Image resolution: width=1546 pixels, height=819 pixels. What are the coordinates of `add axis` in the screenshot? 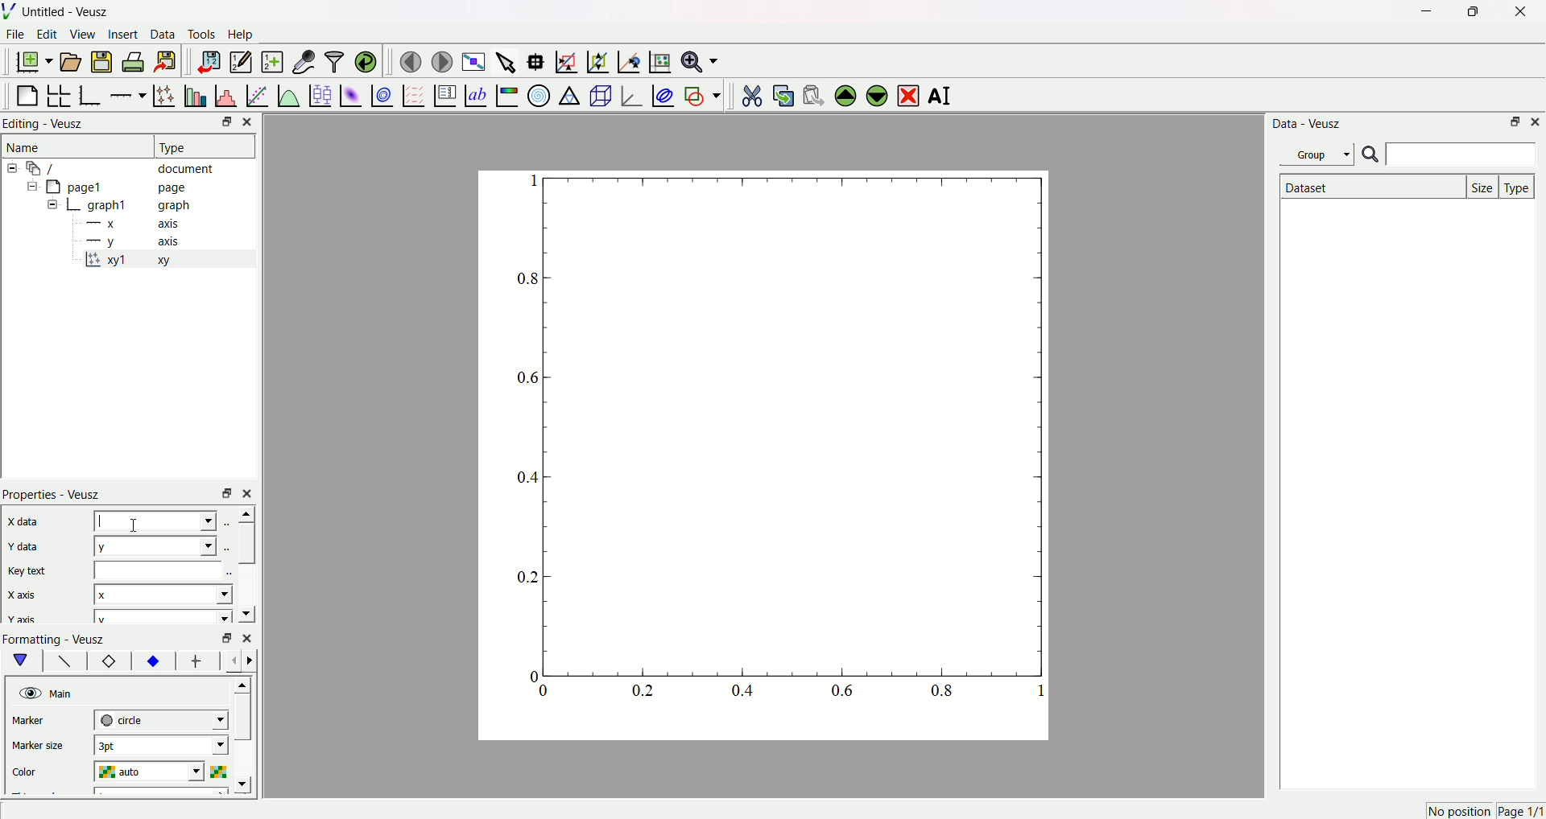 It's located at (128, 93).